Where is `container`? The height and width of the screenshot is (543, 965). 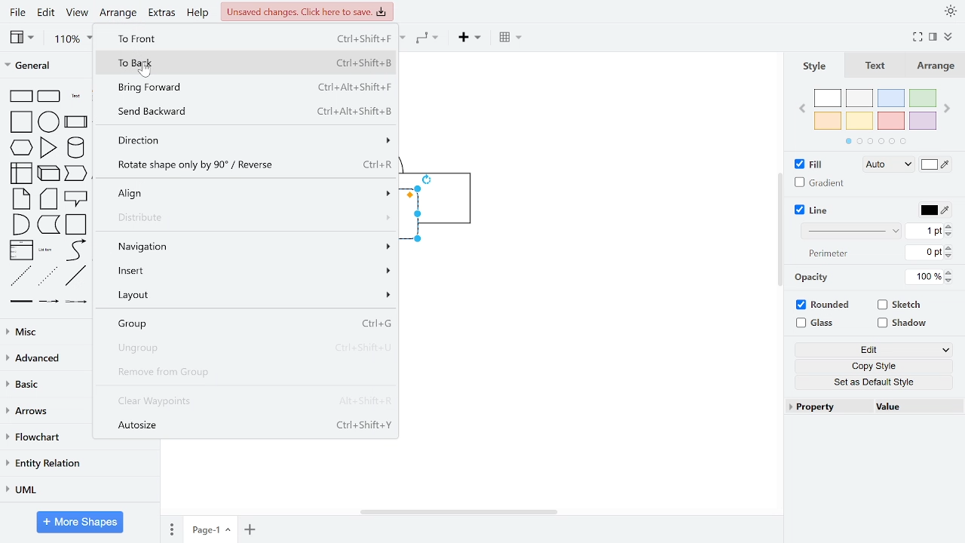
container is located at coordinates (76, 225).